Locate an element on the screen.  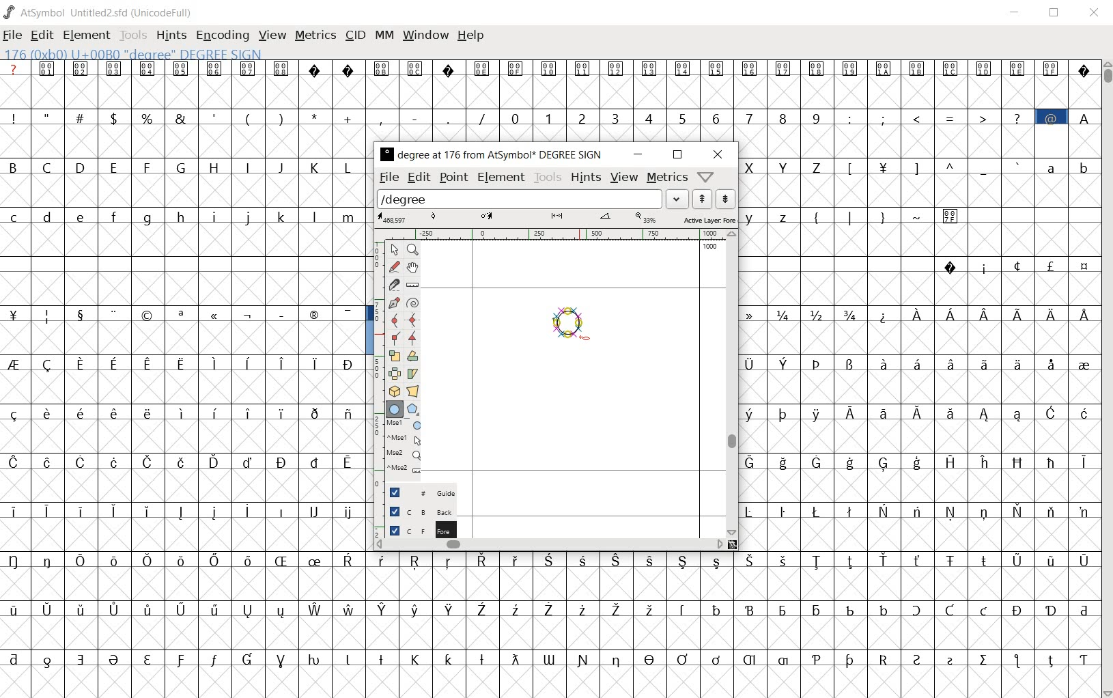
change whether spiro is active or not is located at coordinates (412, 302).